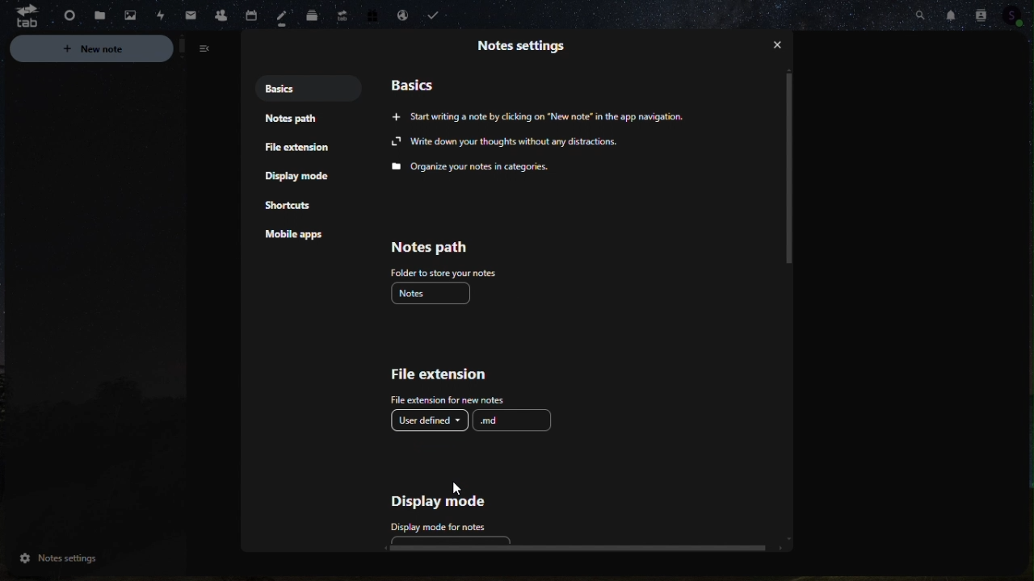 This screenshot has width=1034, height=581. Describe the element at coordinates (310, 16) in the screenshot. I see `Deck` at that location.